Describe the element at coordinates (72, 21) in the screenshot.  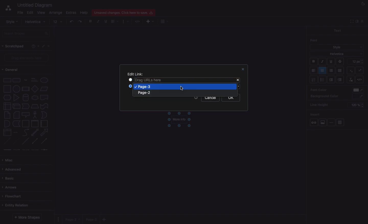
I see `Undo` at that location.